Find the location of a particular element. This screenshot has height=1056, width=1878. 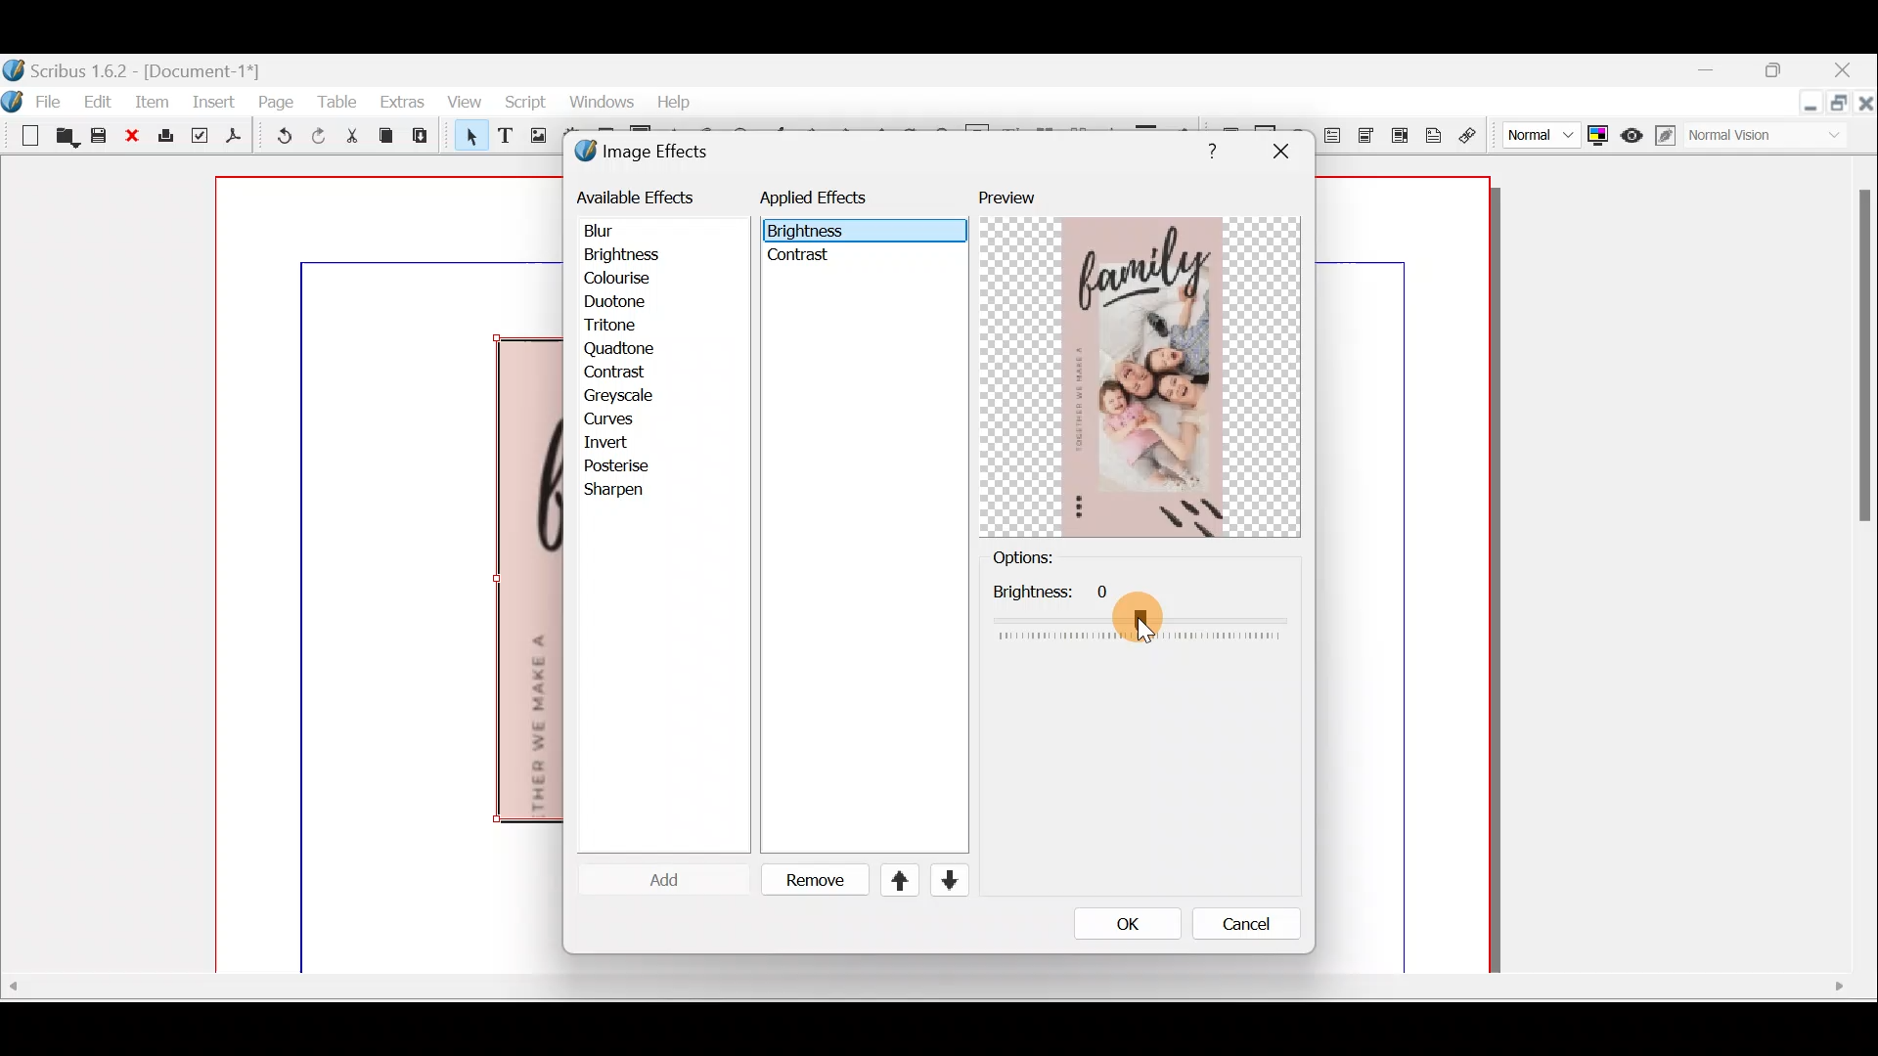

Sharpen is located at coordinates (624, 491).